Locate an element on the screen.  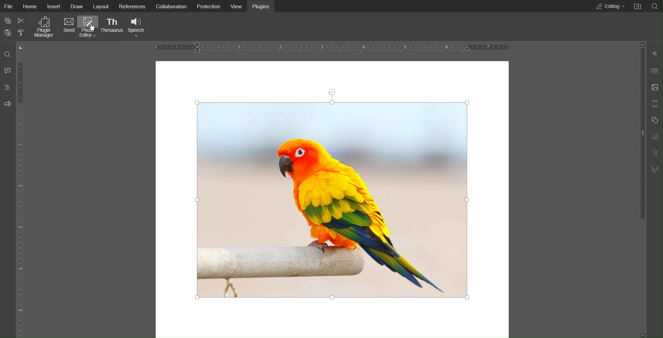
References is located at coordinates (131, 6).